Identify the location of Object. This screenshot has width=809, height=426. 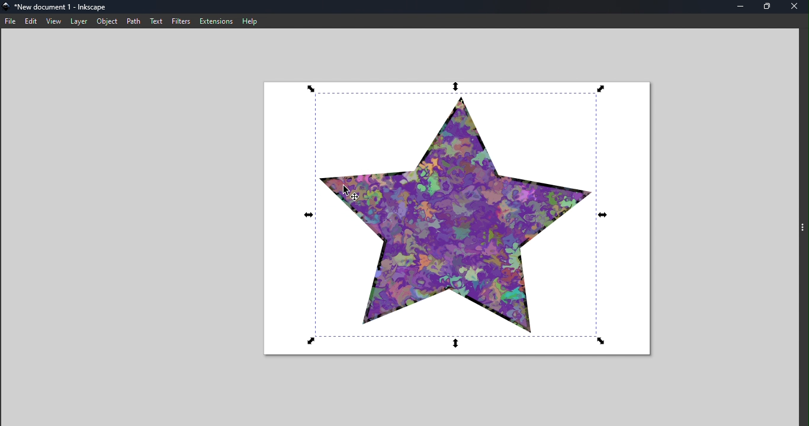
(106, 21).